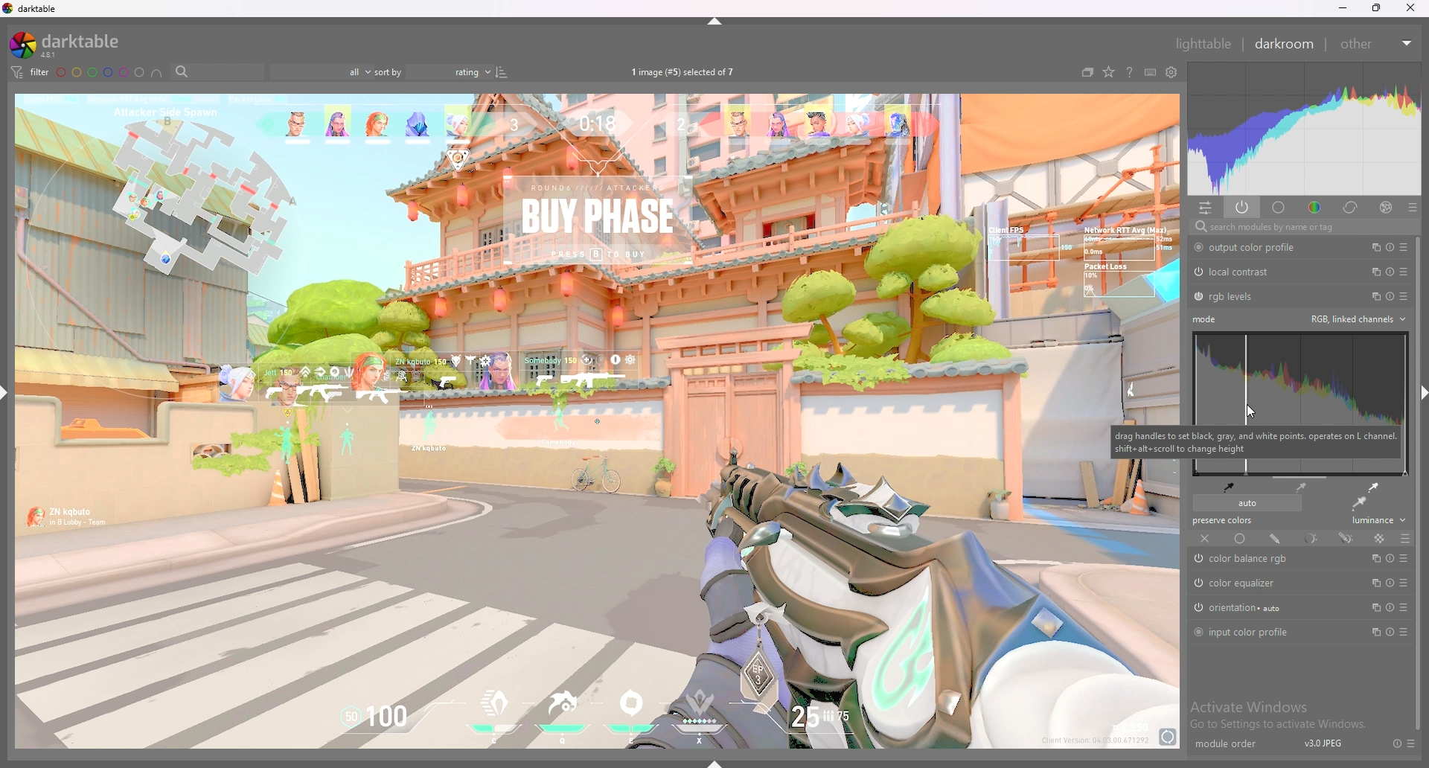 This screenshot has width=1429, height=768. What do you see at coordinates (1303, 128) in the screenshot?
I see `heat map` at bounding box center [1303, 128].